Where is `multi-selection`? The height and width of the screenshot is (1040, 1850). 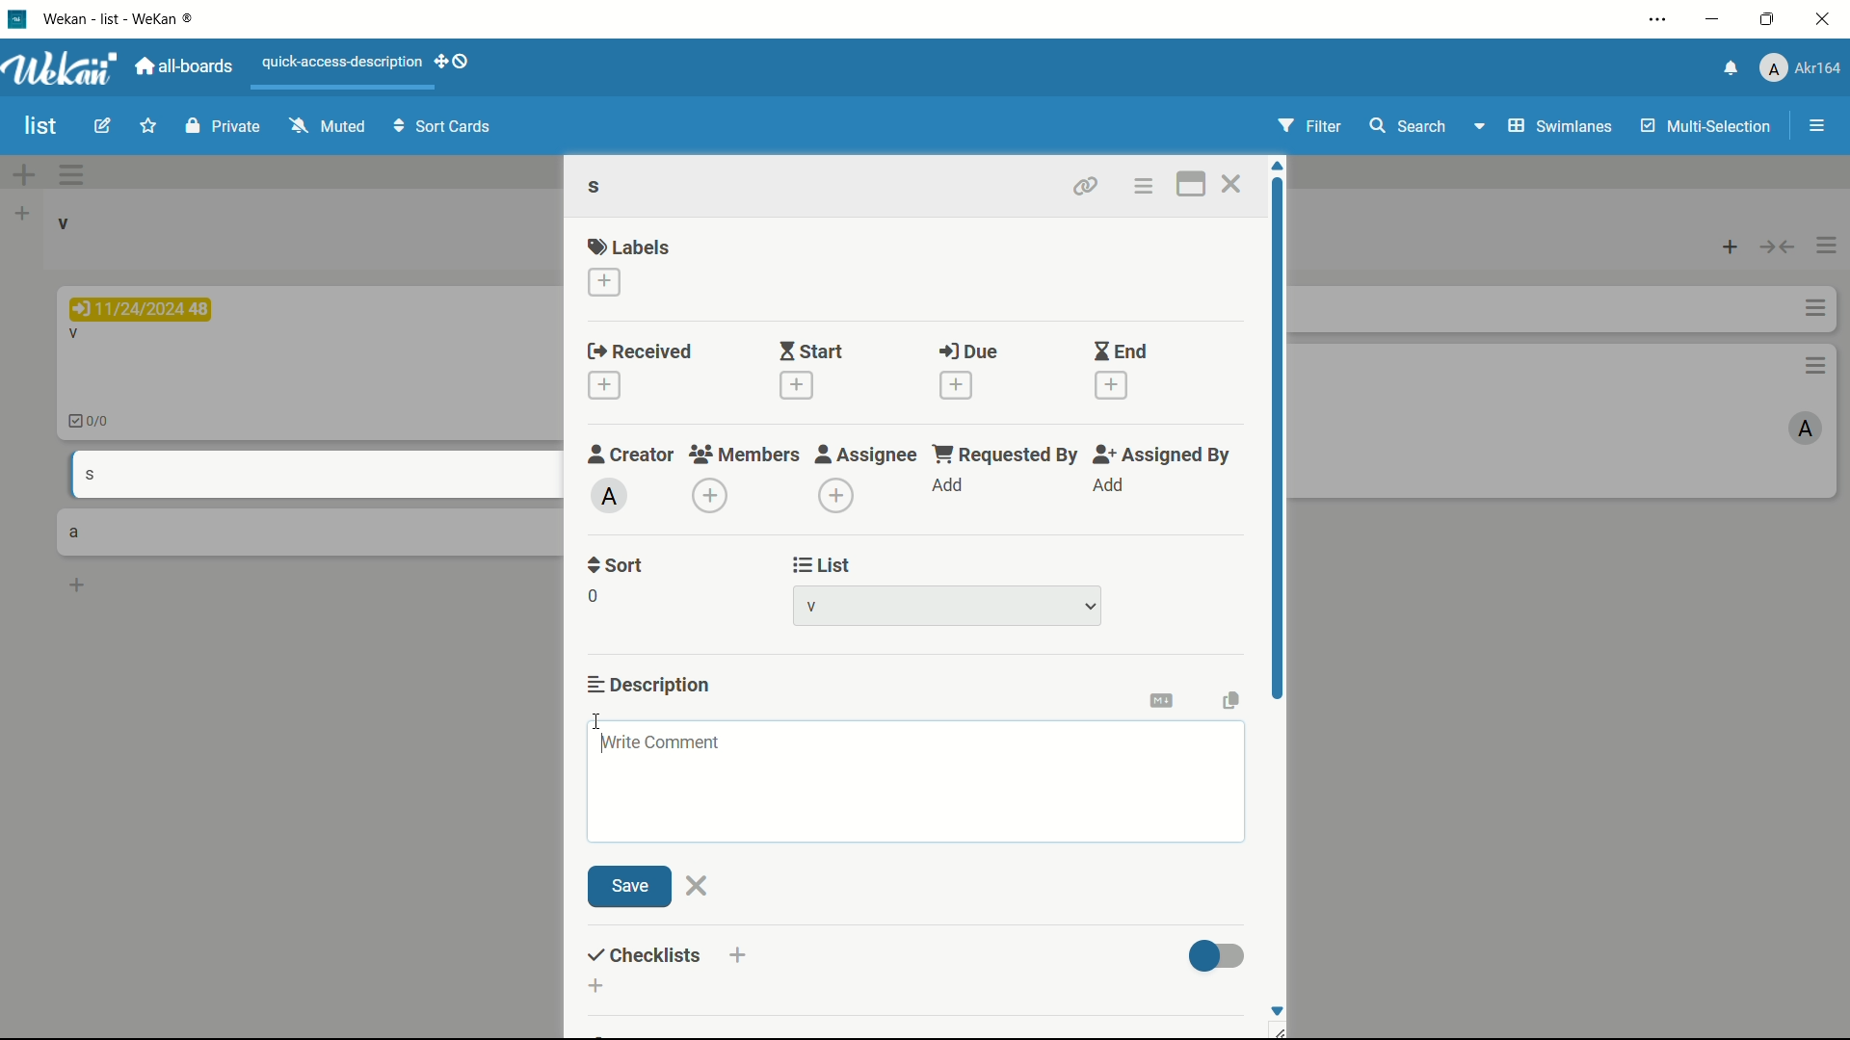 multi-selection is located at coordinates (1706, 127).